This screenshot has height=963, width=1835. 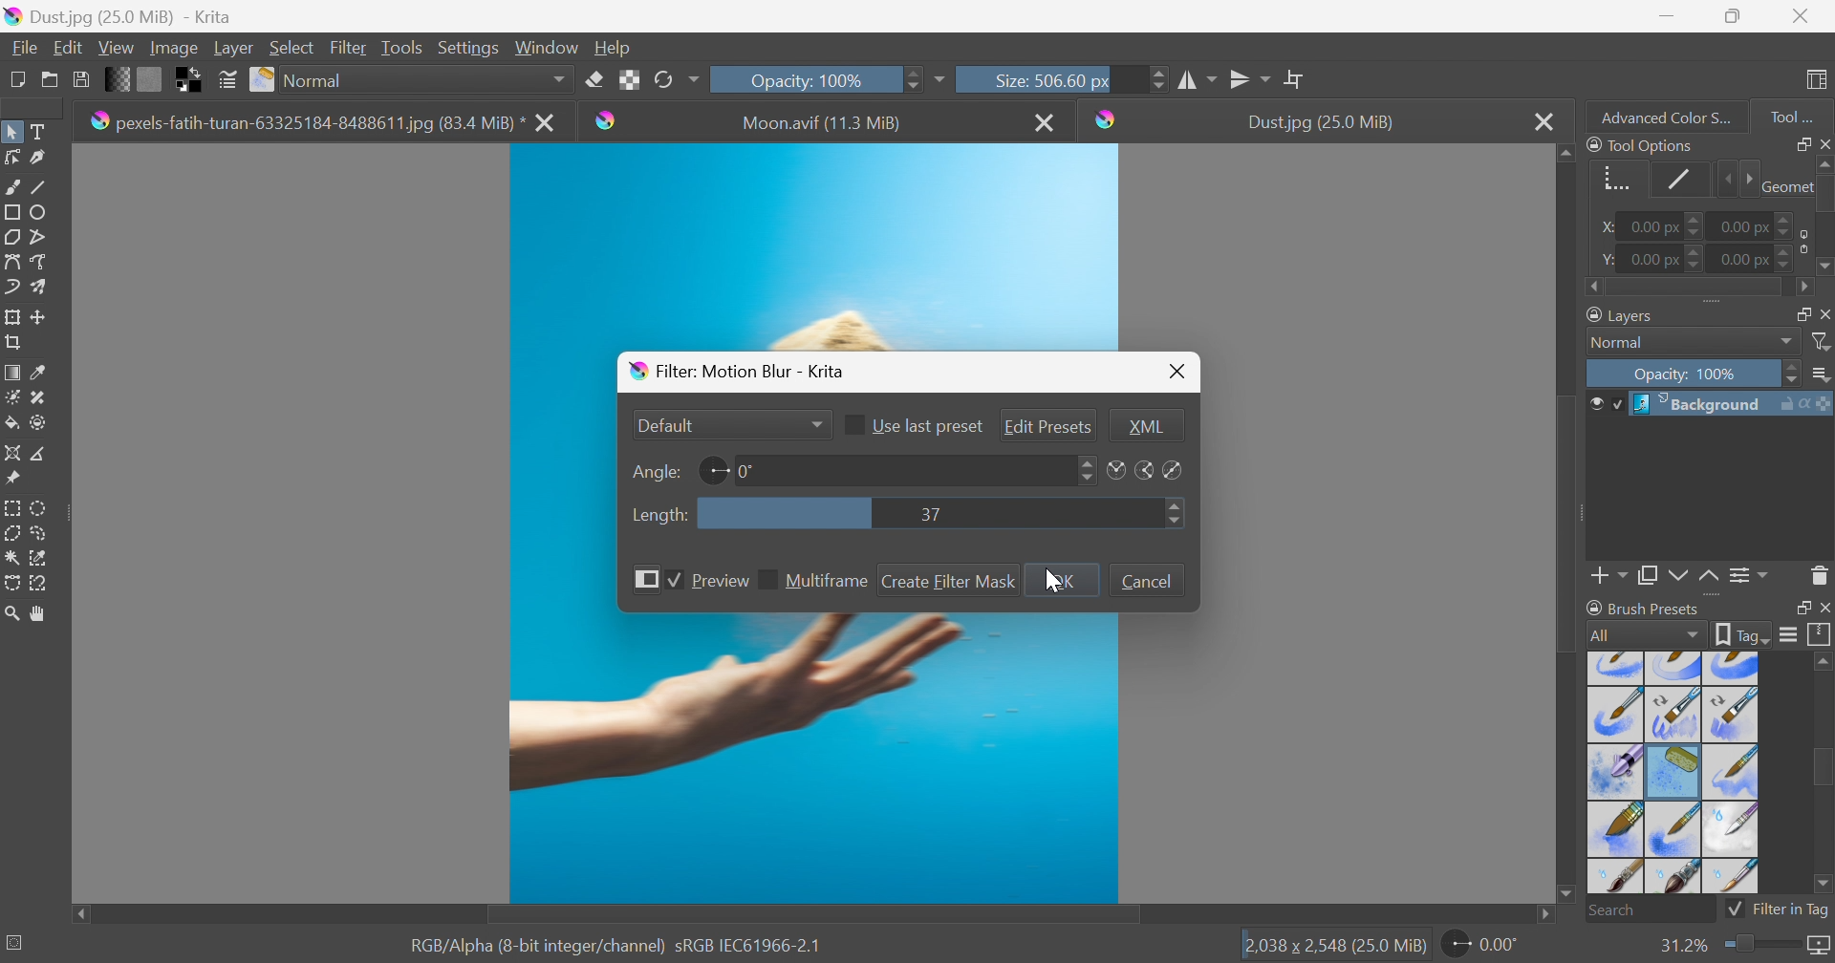 What do you see at coordinates (227, 80) in the screenshot?
I see `Edit brush preset` at bounding box center [227, 80].